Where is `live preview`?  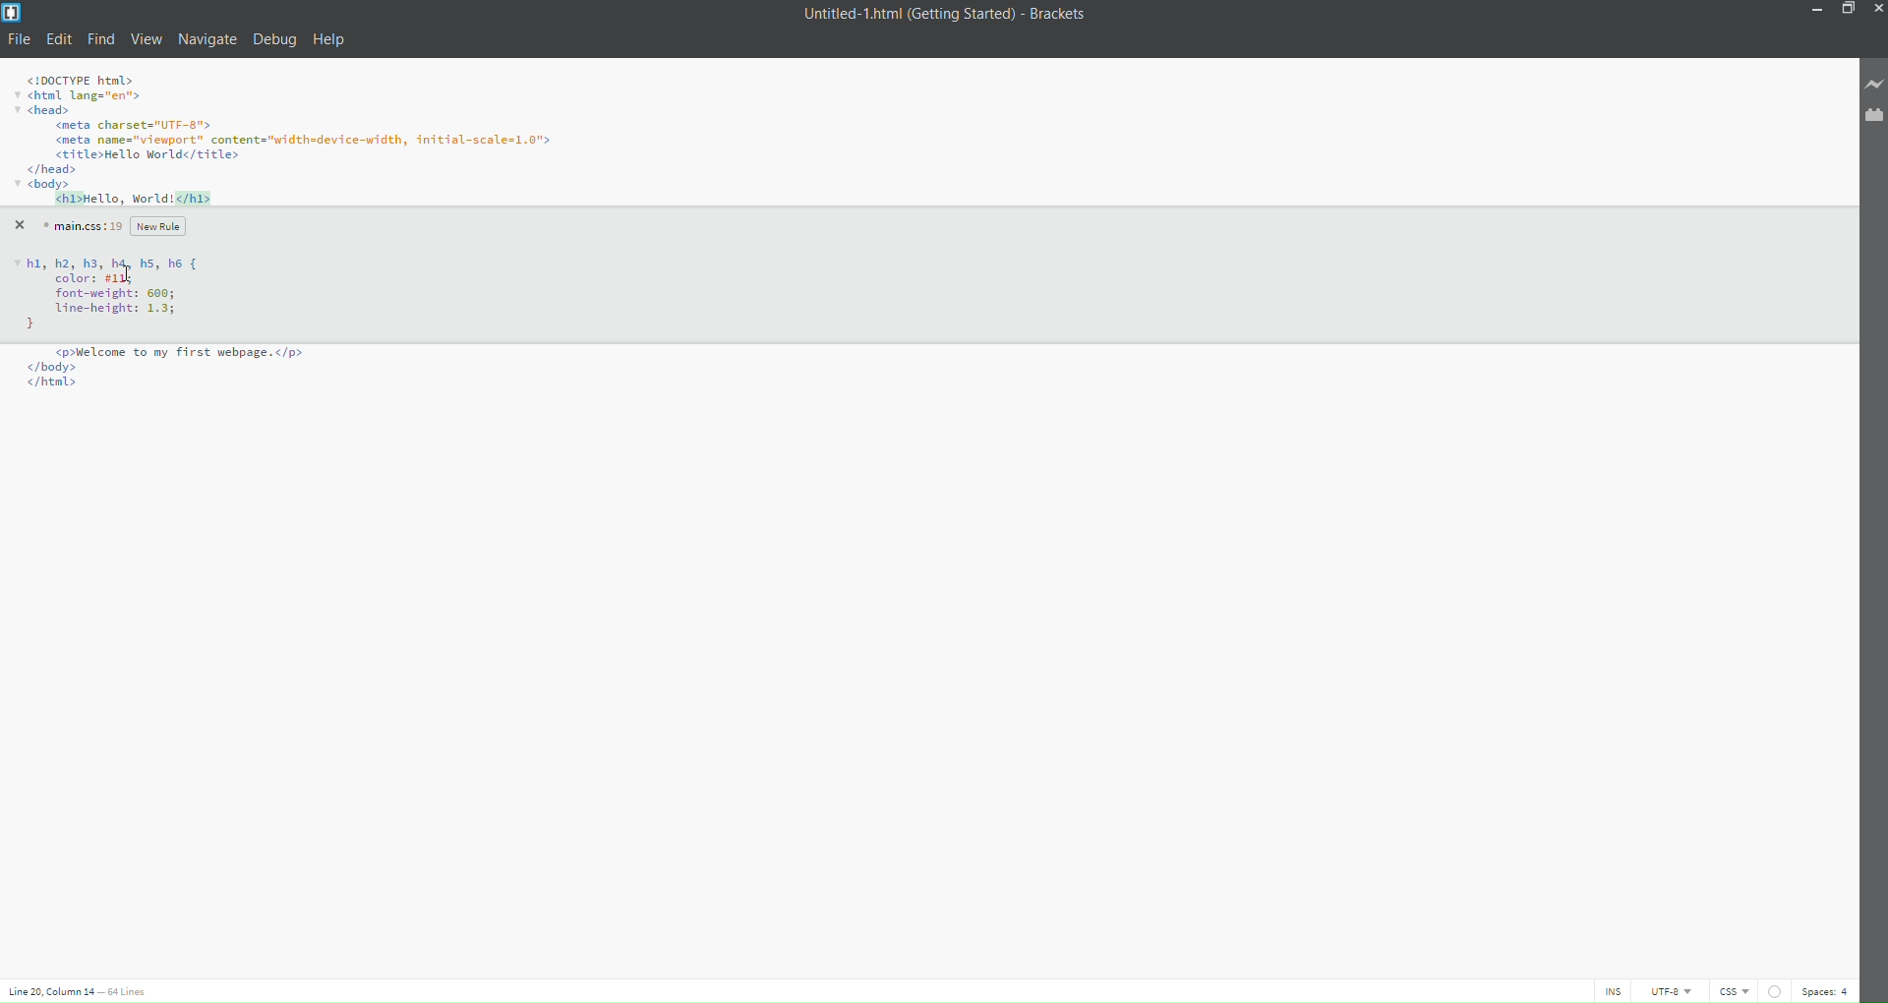 live preview is located at coordinates (1869, 85).